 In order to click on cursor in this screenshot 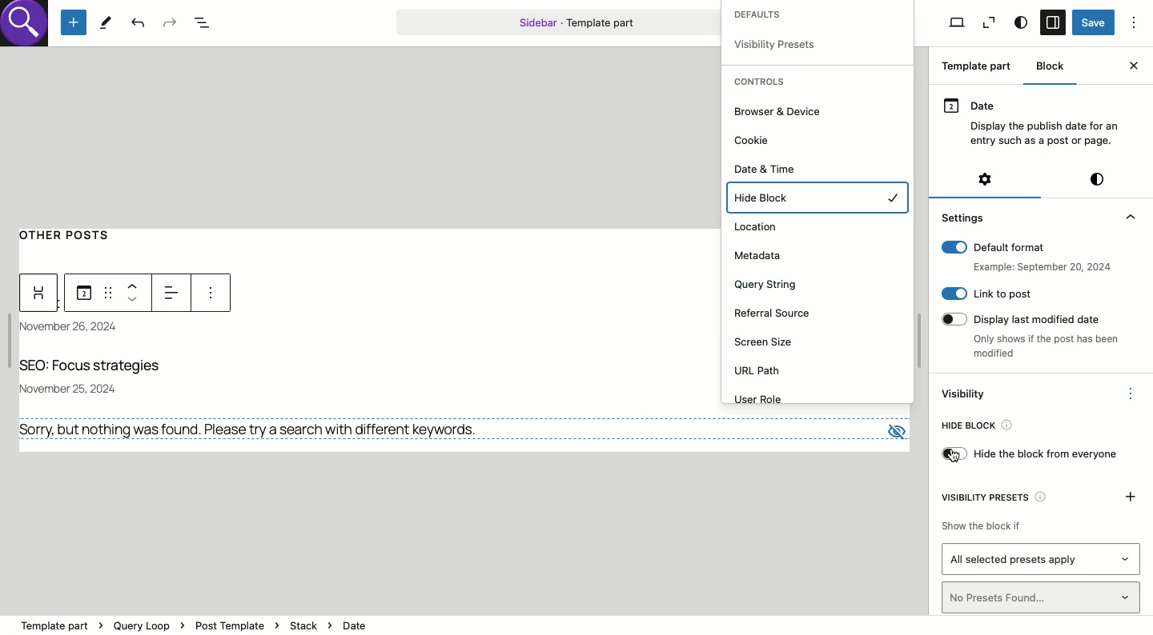, I will do `click(953, 457)`.